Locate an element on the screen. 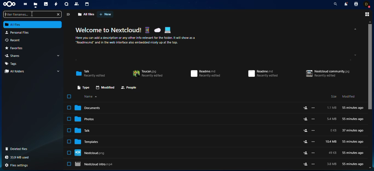 This screenshot has height=171, width=374. add is located at coordinates (306, 153).